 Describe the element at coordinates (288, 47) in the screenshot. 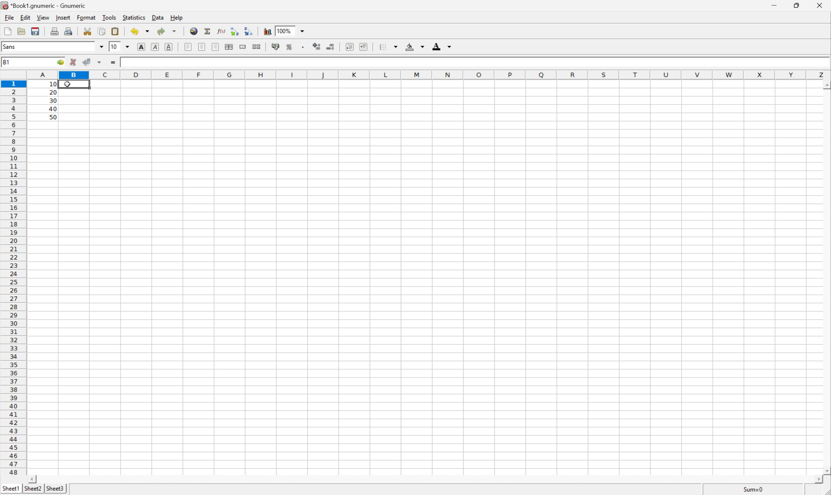

I see `Format the selection as percentage` at that location.